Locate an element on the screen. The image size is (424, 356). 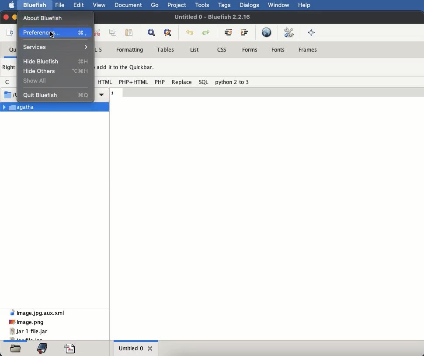
html 5 is located at coordinates (99, 48).